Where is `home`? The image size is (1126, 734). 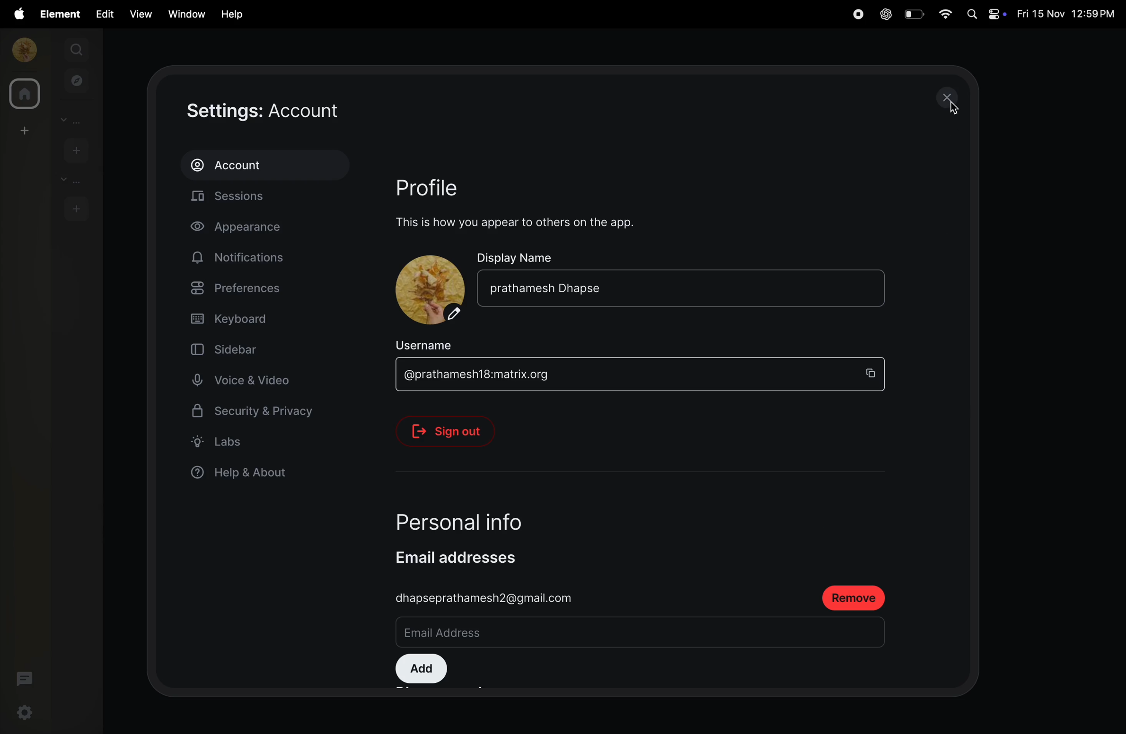
home is located at coordinates (23, 94).